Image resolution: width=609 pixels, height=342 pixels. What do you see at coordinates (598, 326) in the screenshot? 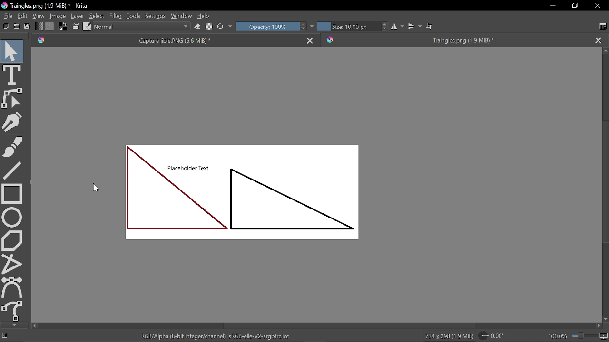
I see `Move right` at bounding box center [598, 326].